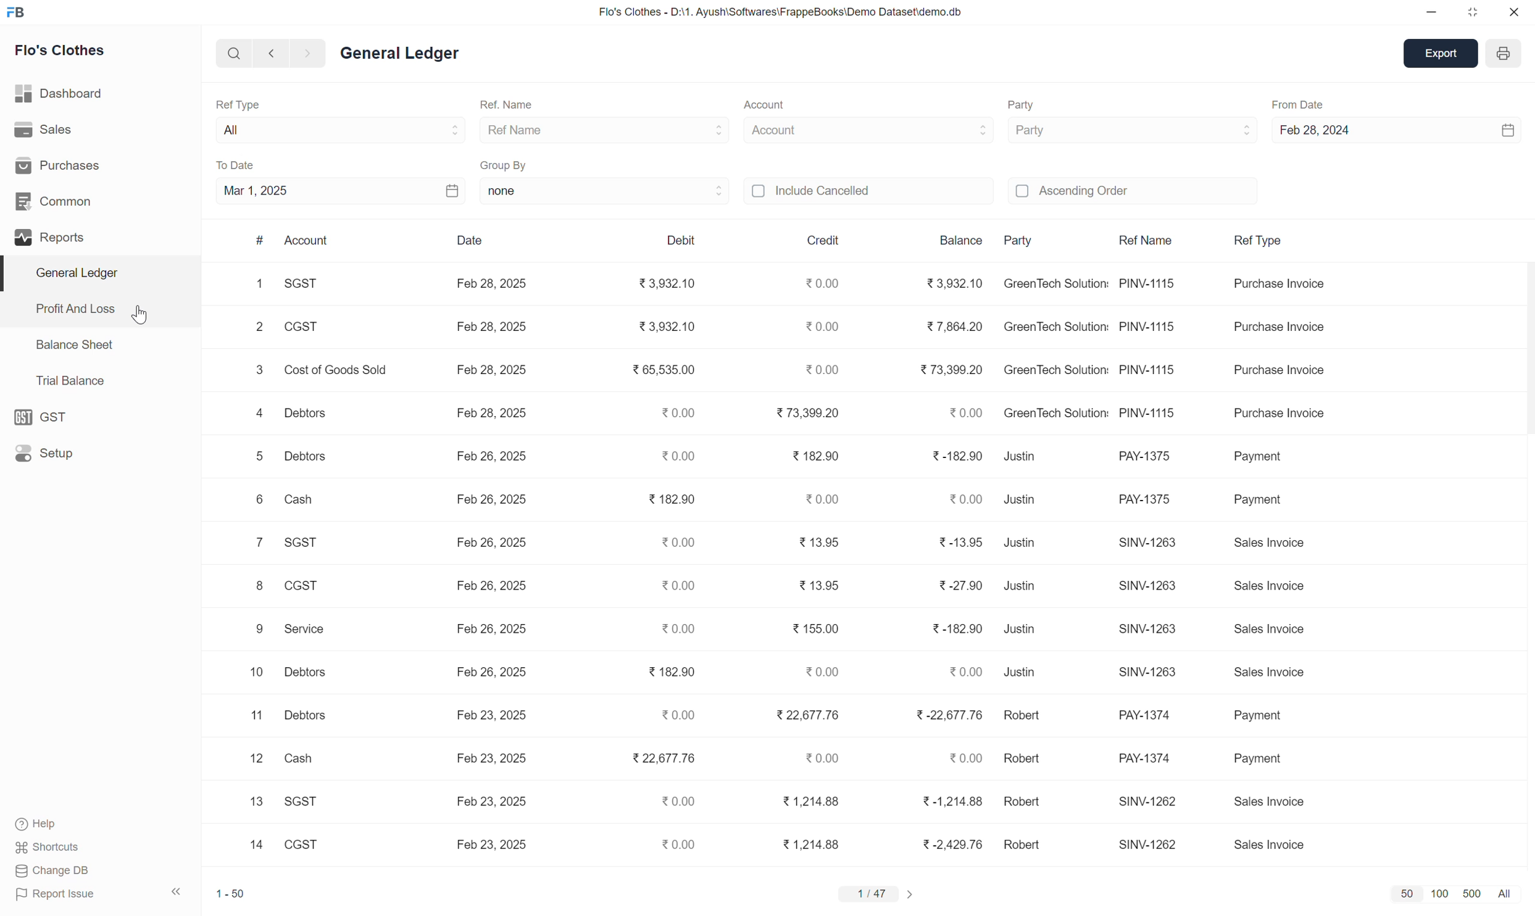 The height and width of the screenshot is (916, 1535). I want to click on Payment, so click(1265, 460).